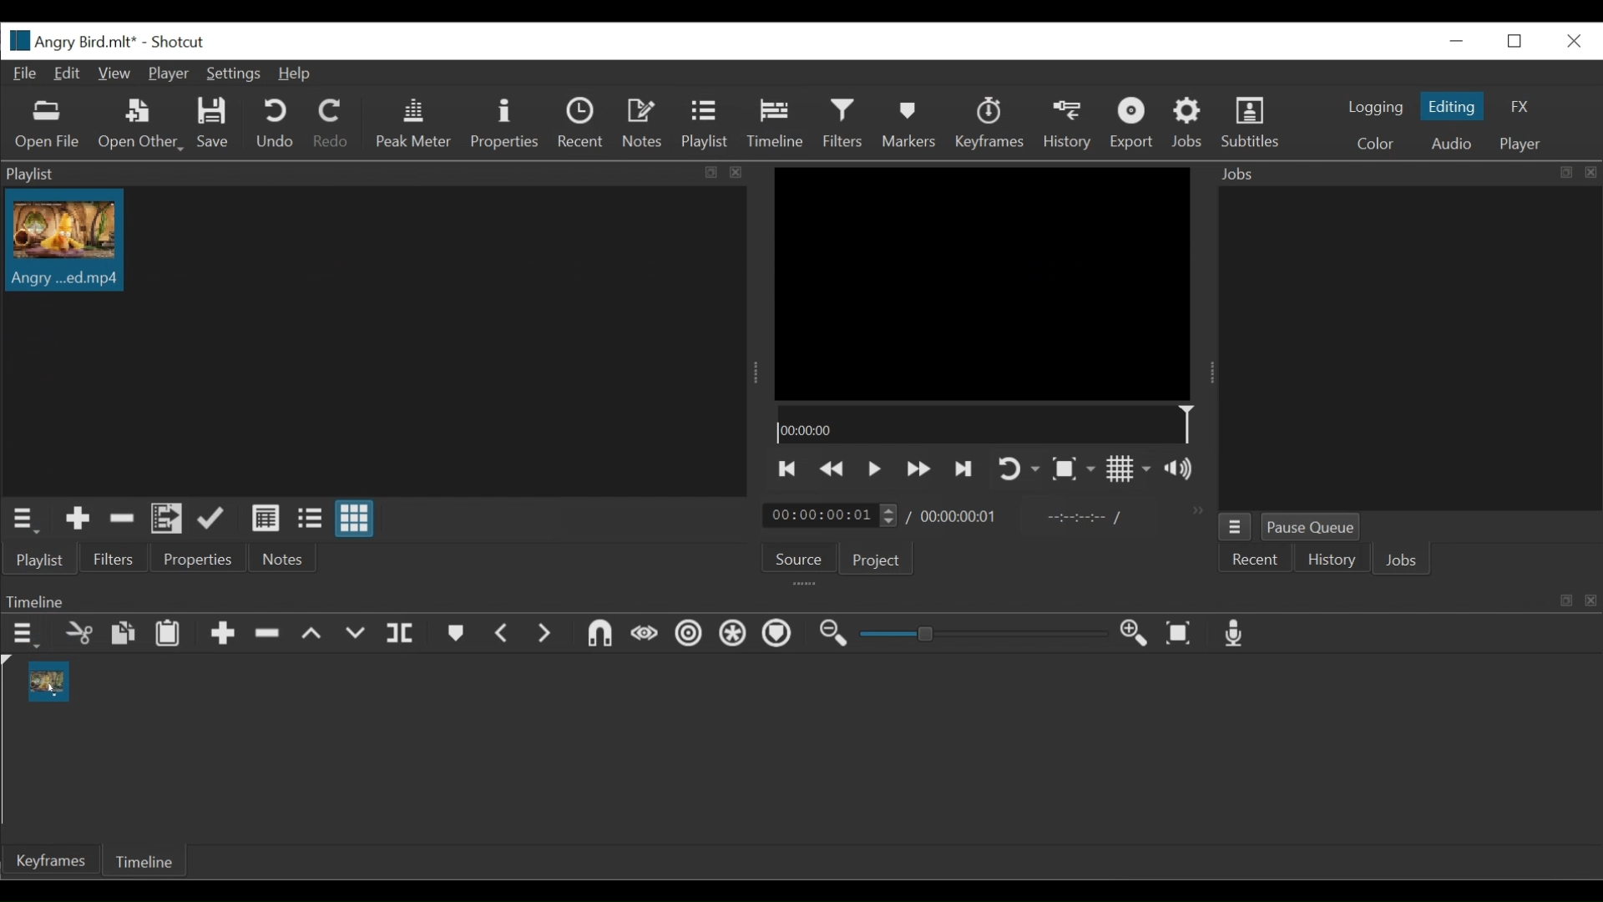  Describe the element at coordinates (167, 634) in the screenshot. I see `Paste` at that location.